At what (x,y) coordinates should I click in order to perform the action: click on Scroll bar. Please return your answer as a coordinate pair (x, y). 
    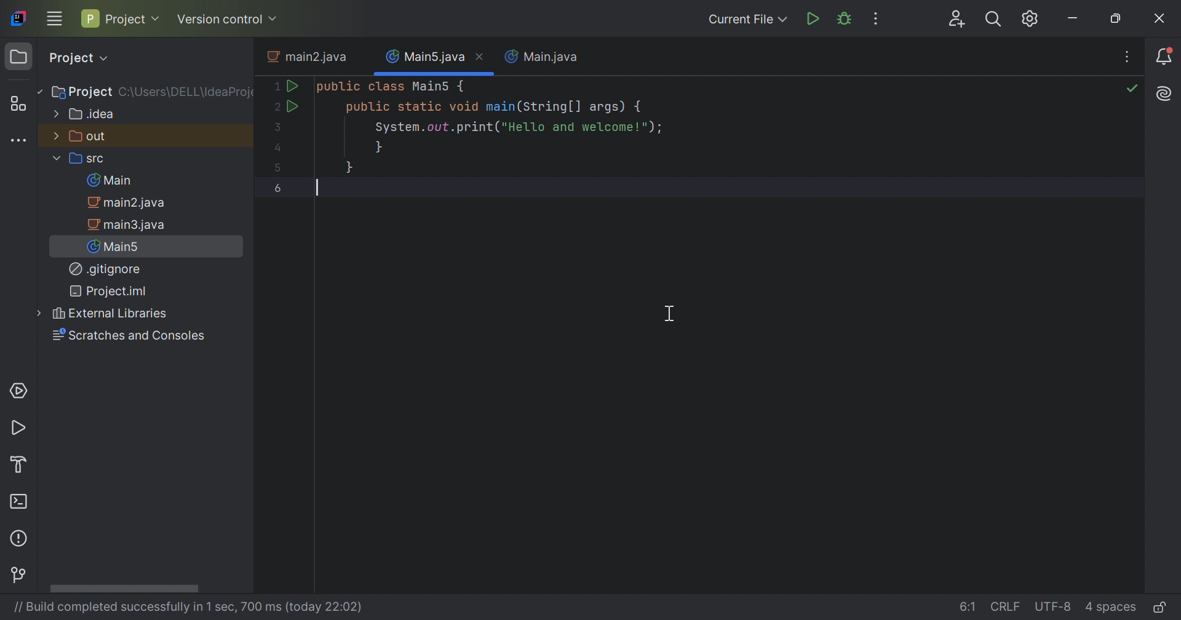
    Looking at the image, I should click on (124, 589).